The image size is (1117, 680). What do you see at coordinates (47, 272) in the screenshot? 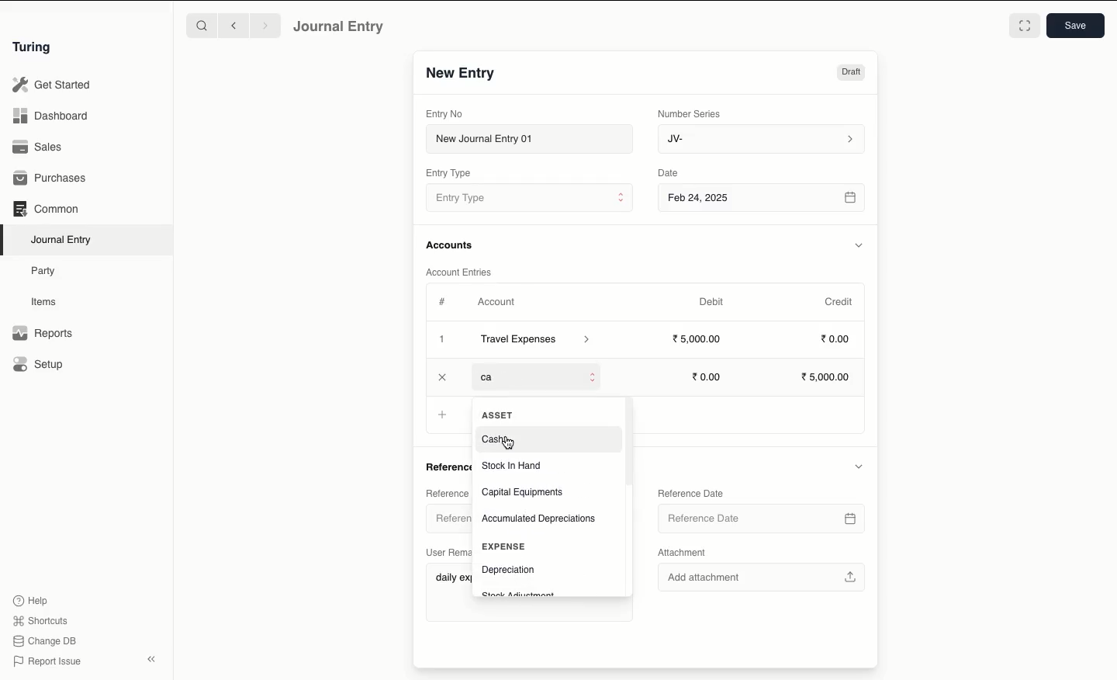
I see `Party` at bounding box center [47, 272].